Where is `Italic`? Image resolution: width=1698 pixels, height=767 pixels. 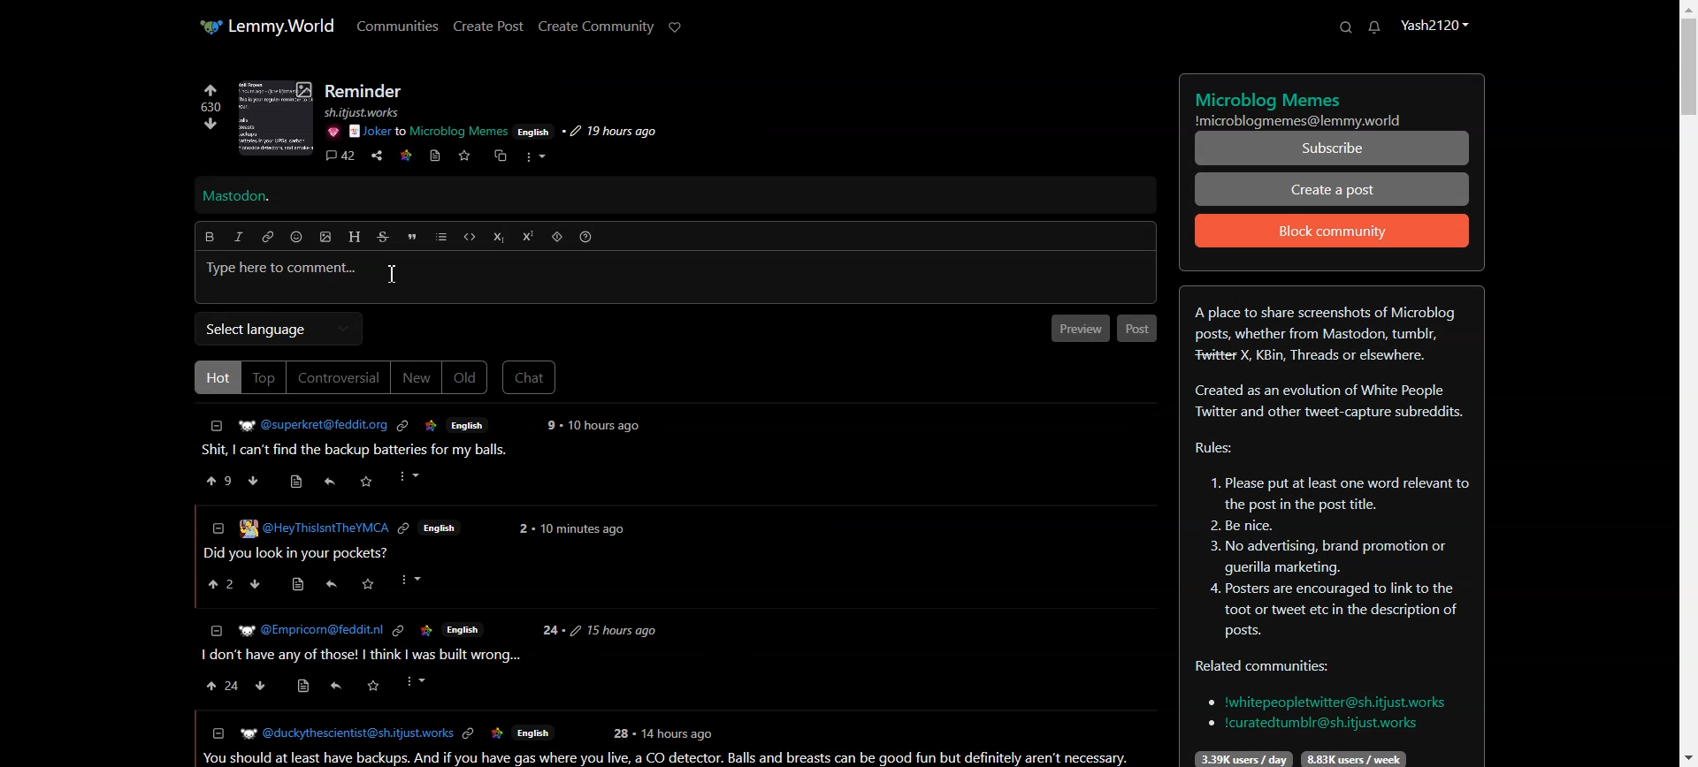 Italic is located at coordinates (239, 237).